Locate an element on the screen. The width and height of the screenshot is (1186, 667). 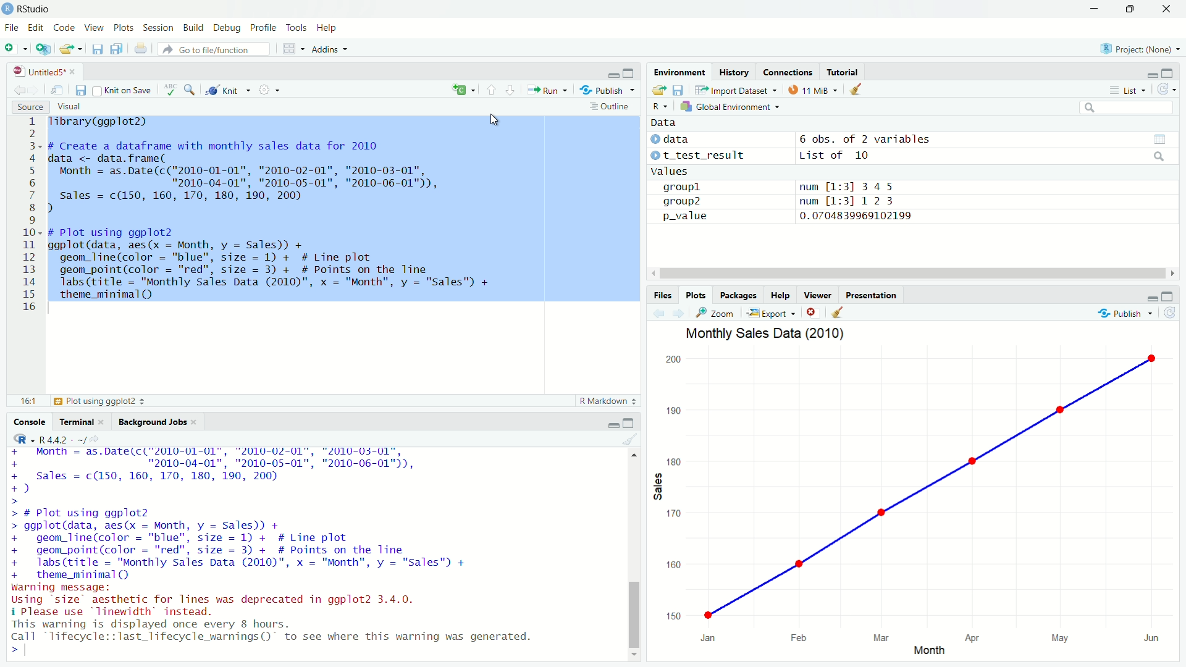
save is located at coordinates (80, 90).